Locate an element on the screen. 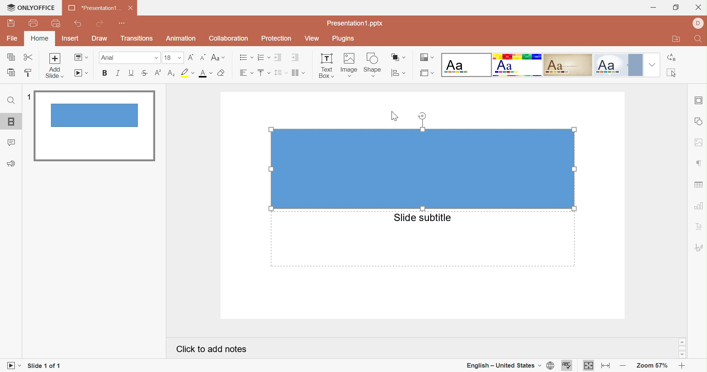  Align shape is located at coordinates (398, 75).